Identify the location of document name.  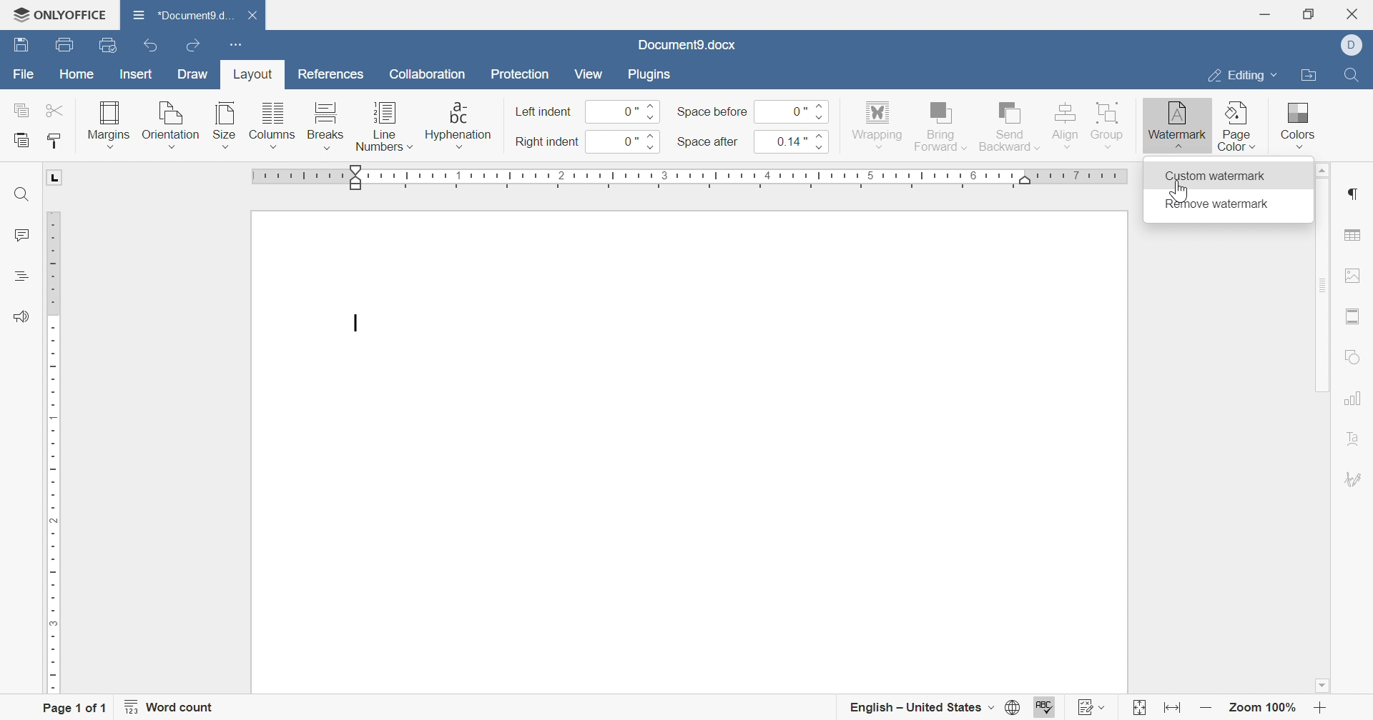
(686, 45).